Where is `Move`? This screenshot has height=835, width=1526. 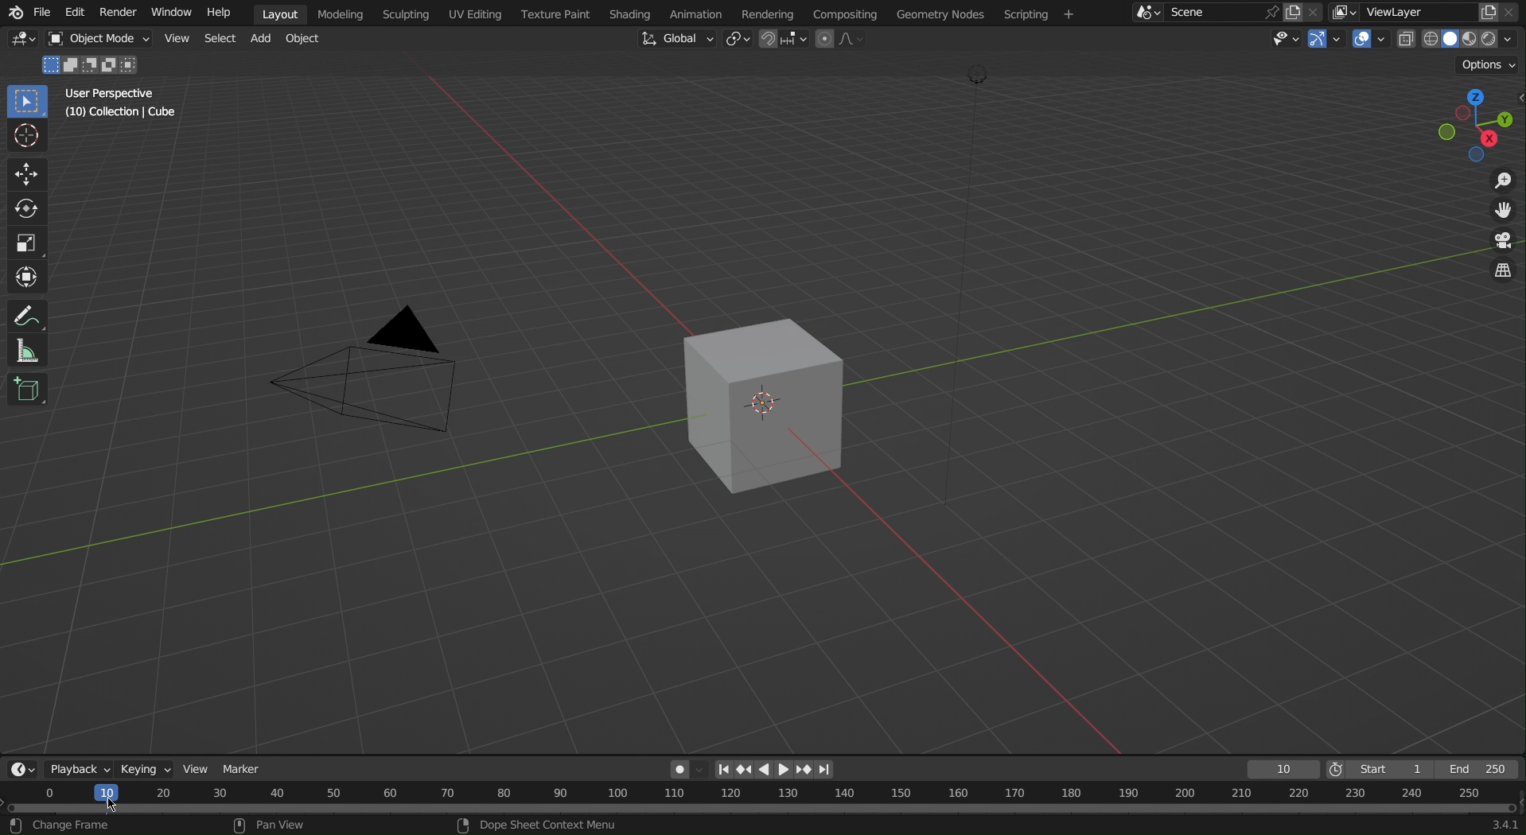 Move is located at coordinates (28, 177).